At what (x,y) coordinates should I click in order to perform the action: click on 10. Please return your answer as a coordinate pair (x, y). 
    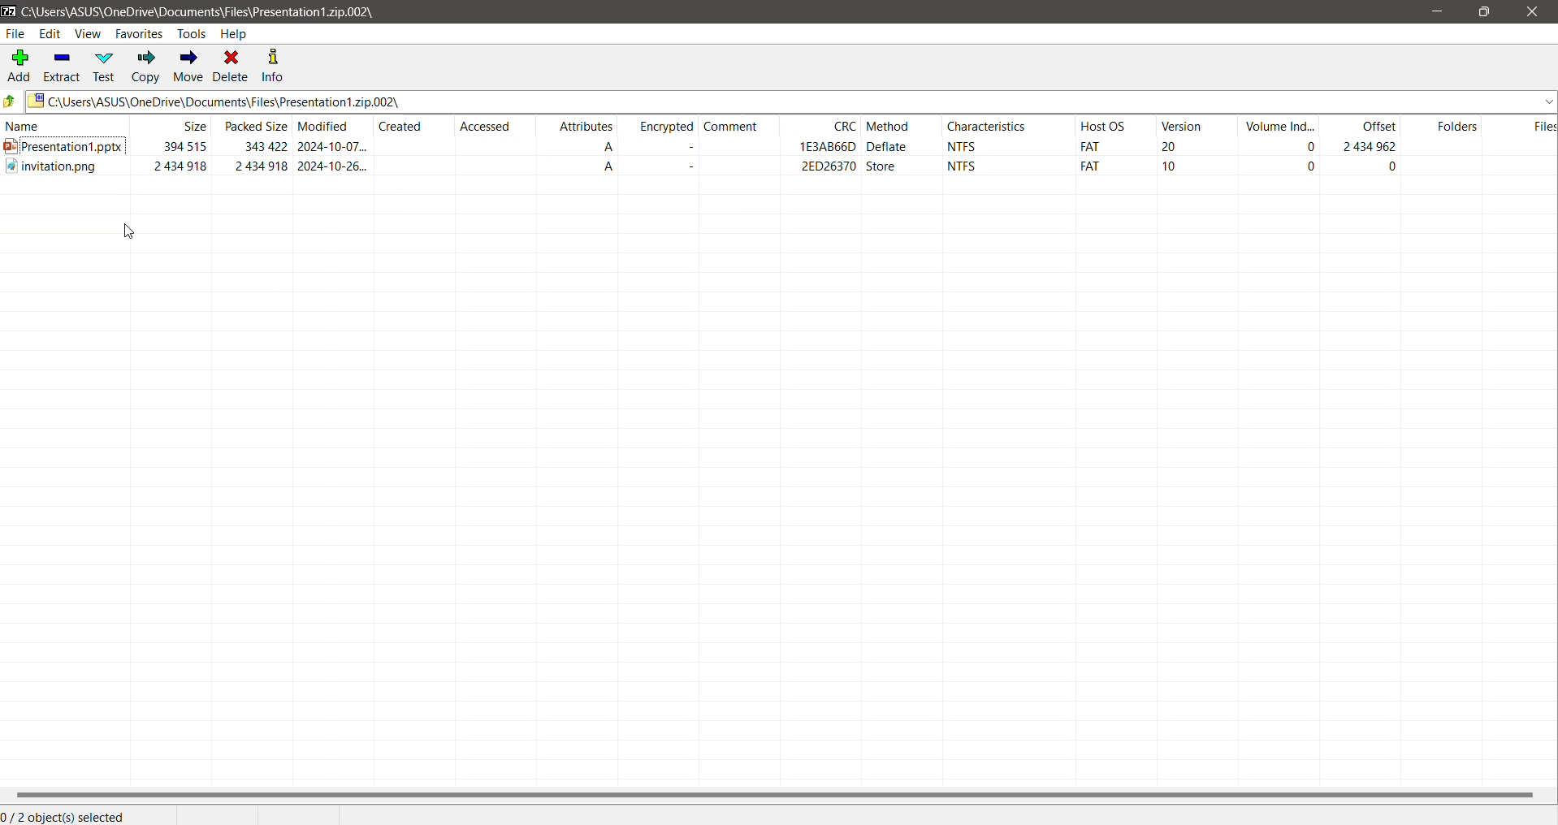
    Looking at the image, I should click on (1175, 166).